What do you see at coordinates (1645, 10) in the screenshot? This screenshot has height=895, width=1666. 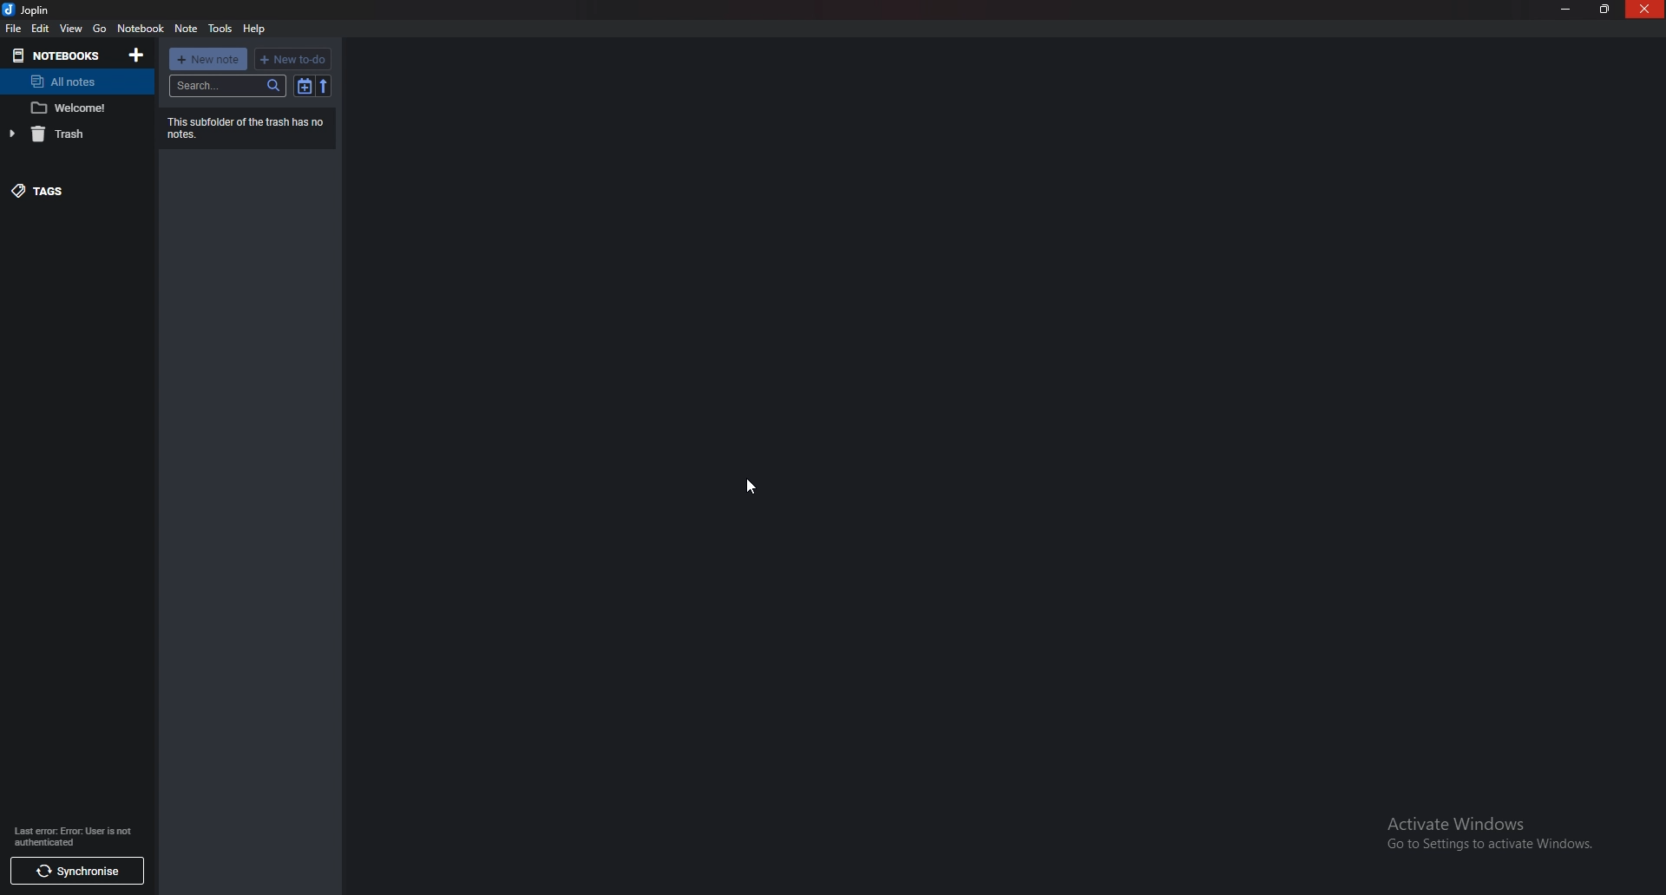 I see `close` at bounding box center [1645, 10].